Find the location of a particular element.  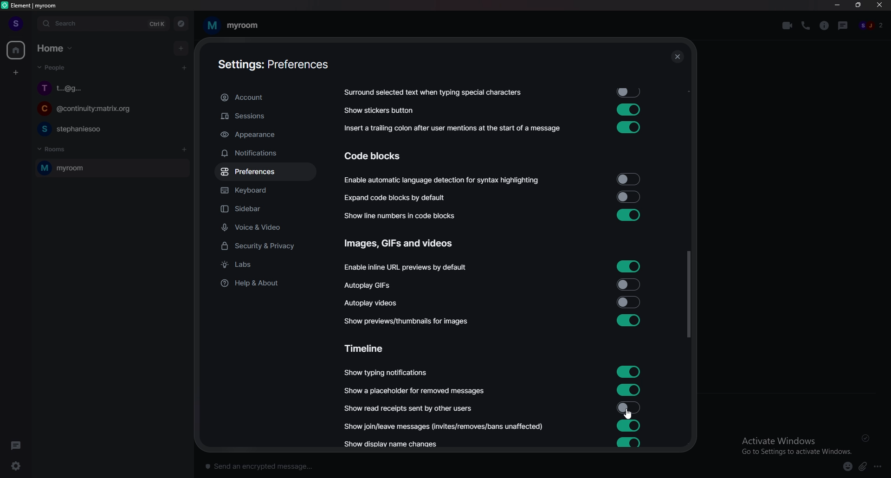

preference is located at coordinates (265, 172).